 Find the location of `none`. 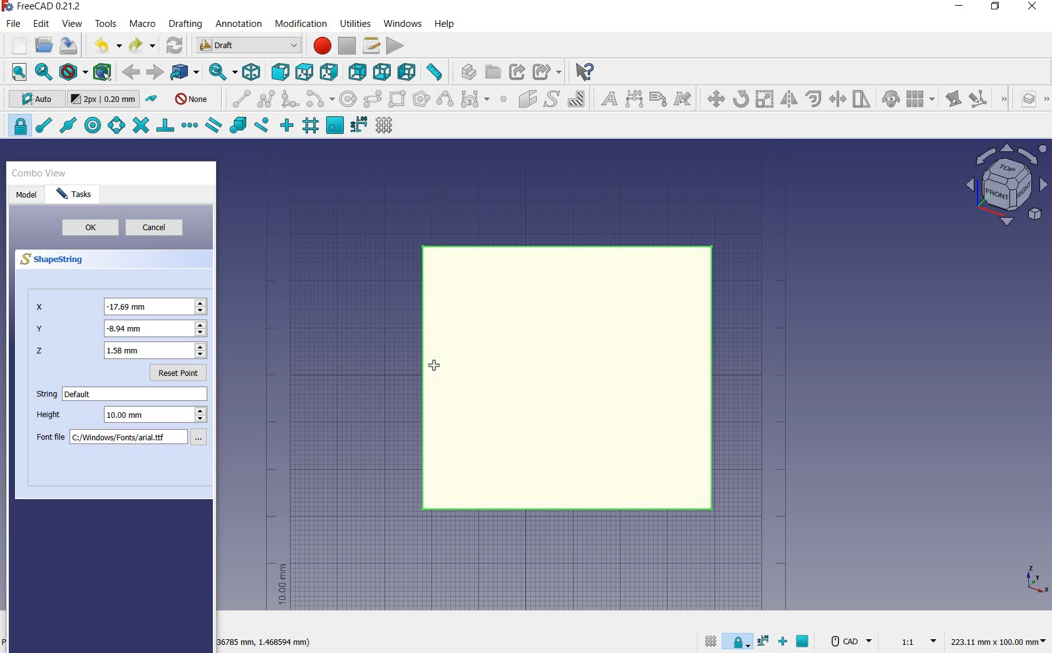

none is located at coordinates (193, 98).